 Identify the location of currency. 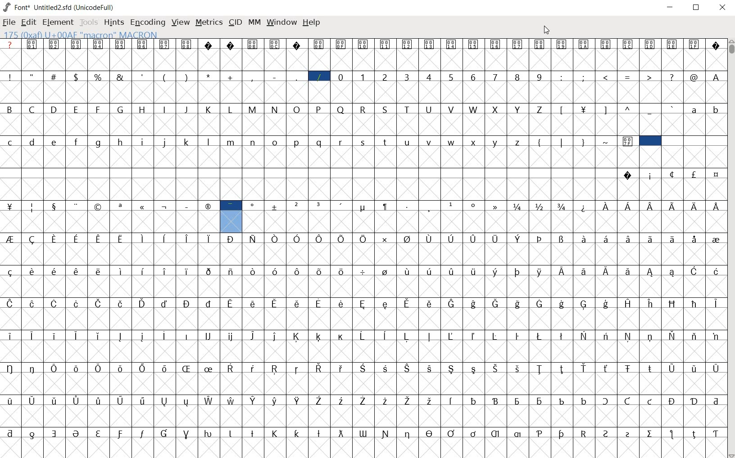
(585, 119).